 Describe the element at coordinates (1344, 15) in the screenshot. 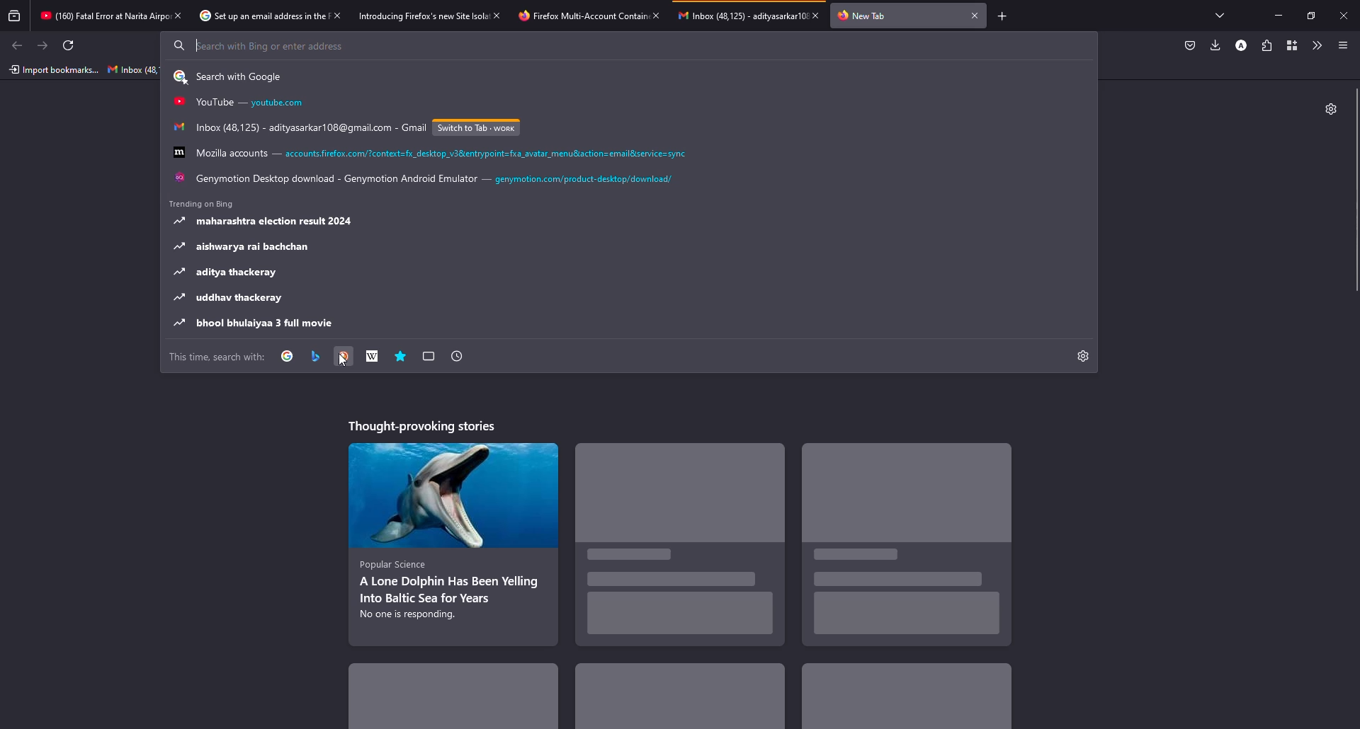

I see `close` at that location.